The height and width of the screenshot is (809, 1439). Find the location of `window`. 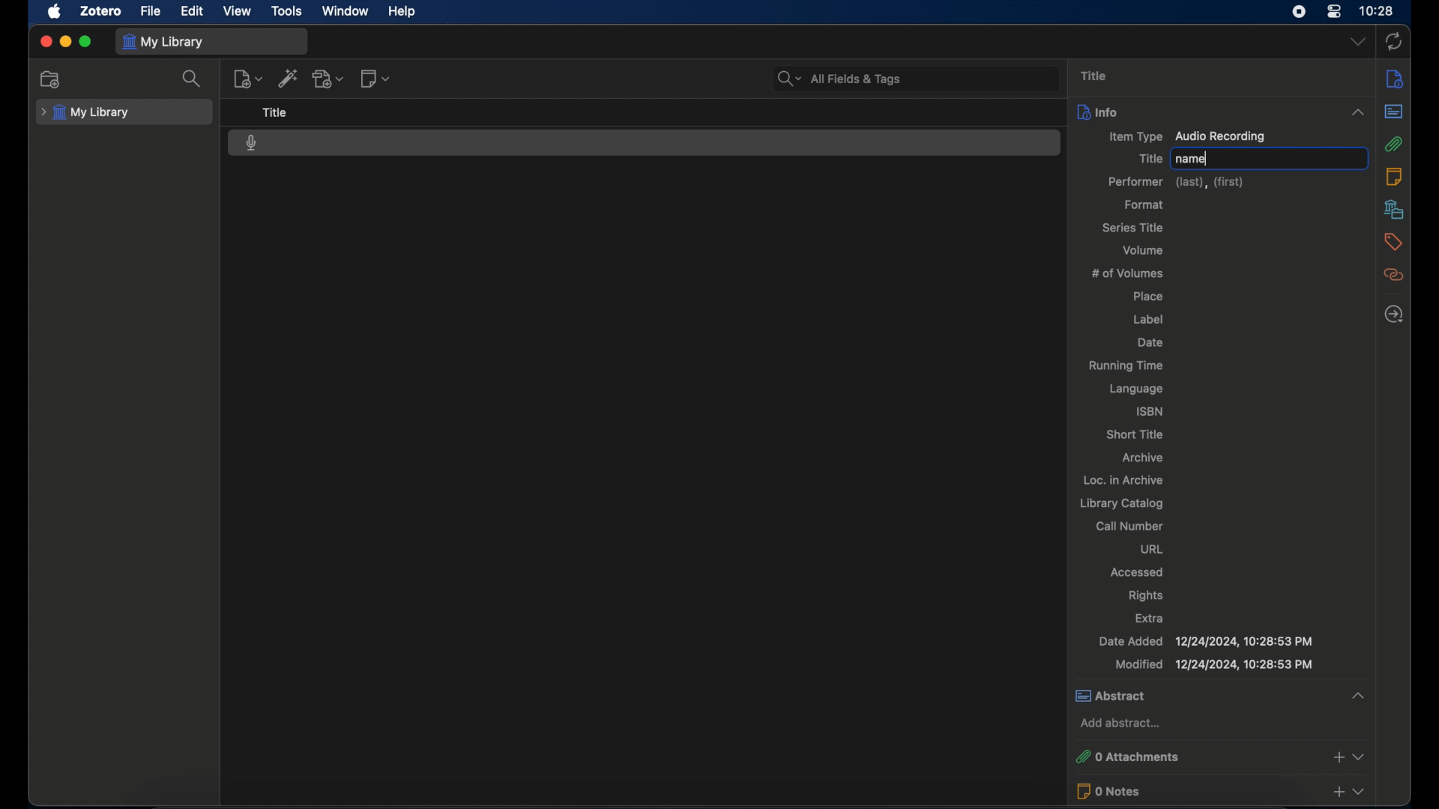

window is located at coordinates (346, 11).